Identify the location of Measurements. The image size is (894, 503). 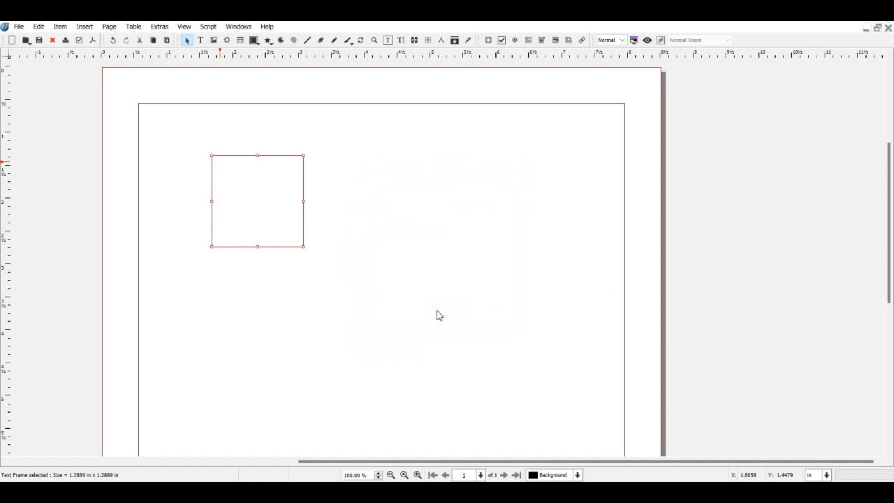
(441, 41).